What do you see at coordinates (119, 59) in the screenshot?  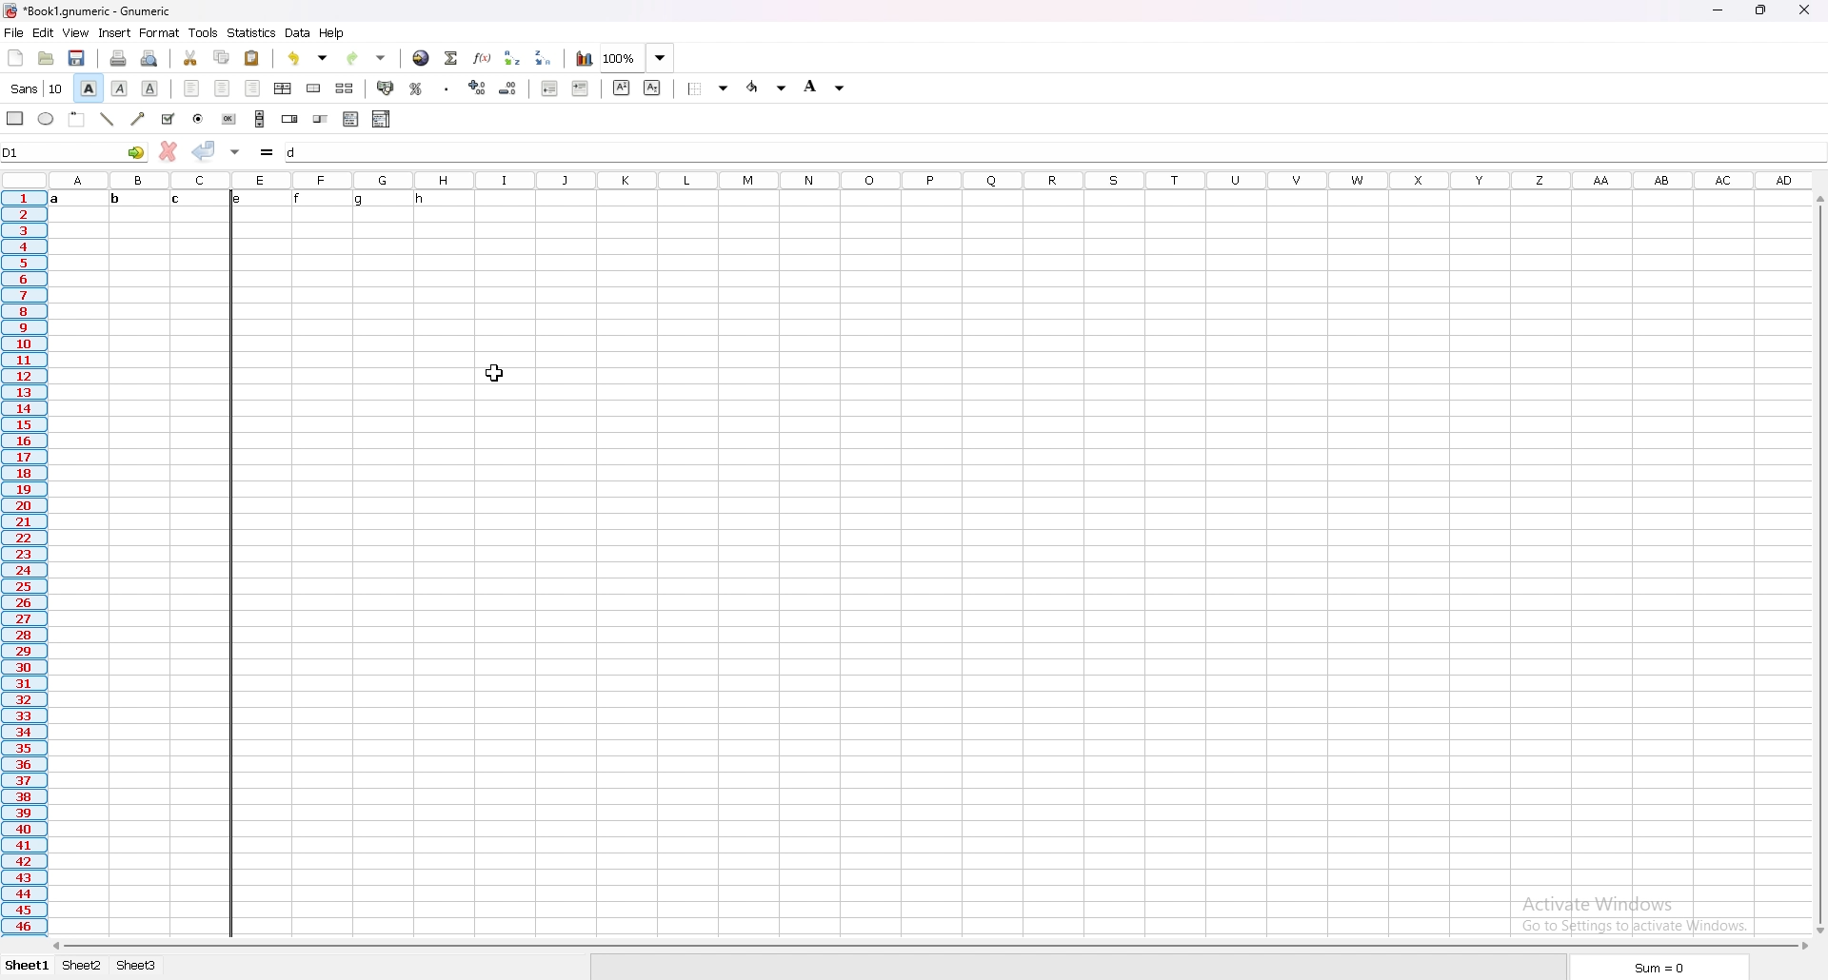 I see `print` at bounding box center [119, 59].